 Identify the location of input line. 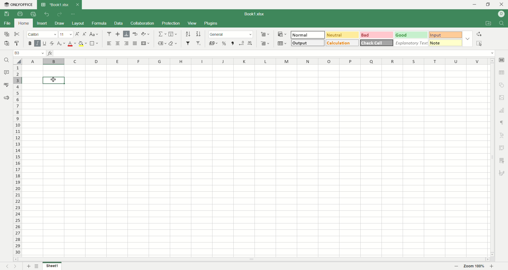
(274, 53).